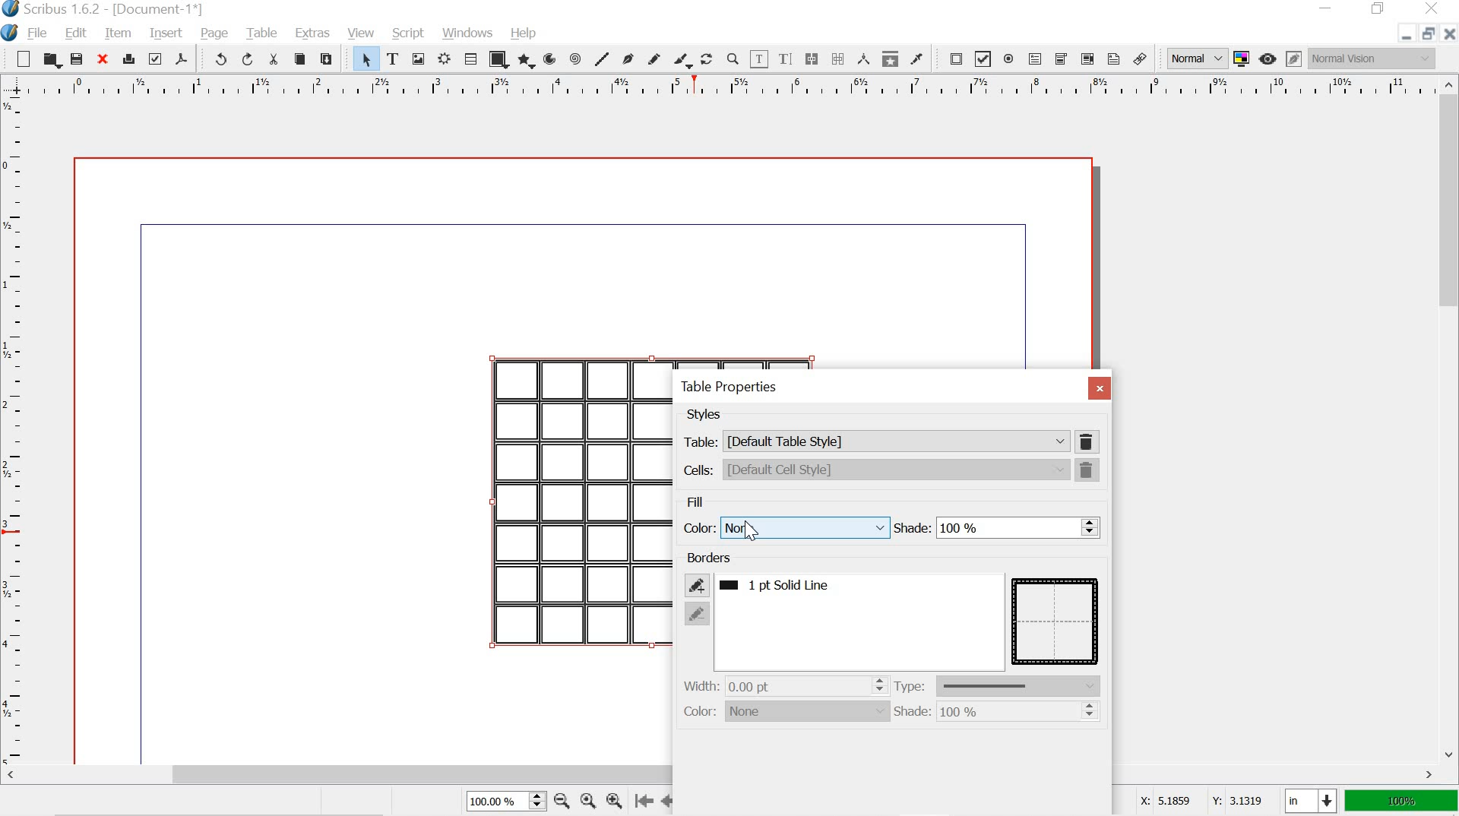  What do you see at coordinates (603, 56) in the screenshot?
I see `line` at bounding box center [603, 56].